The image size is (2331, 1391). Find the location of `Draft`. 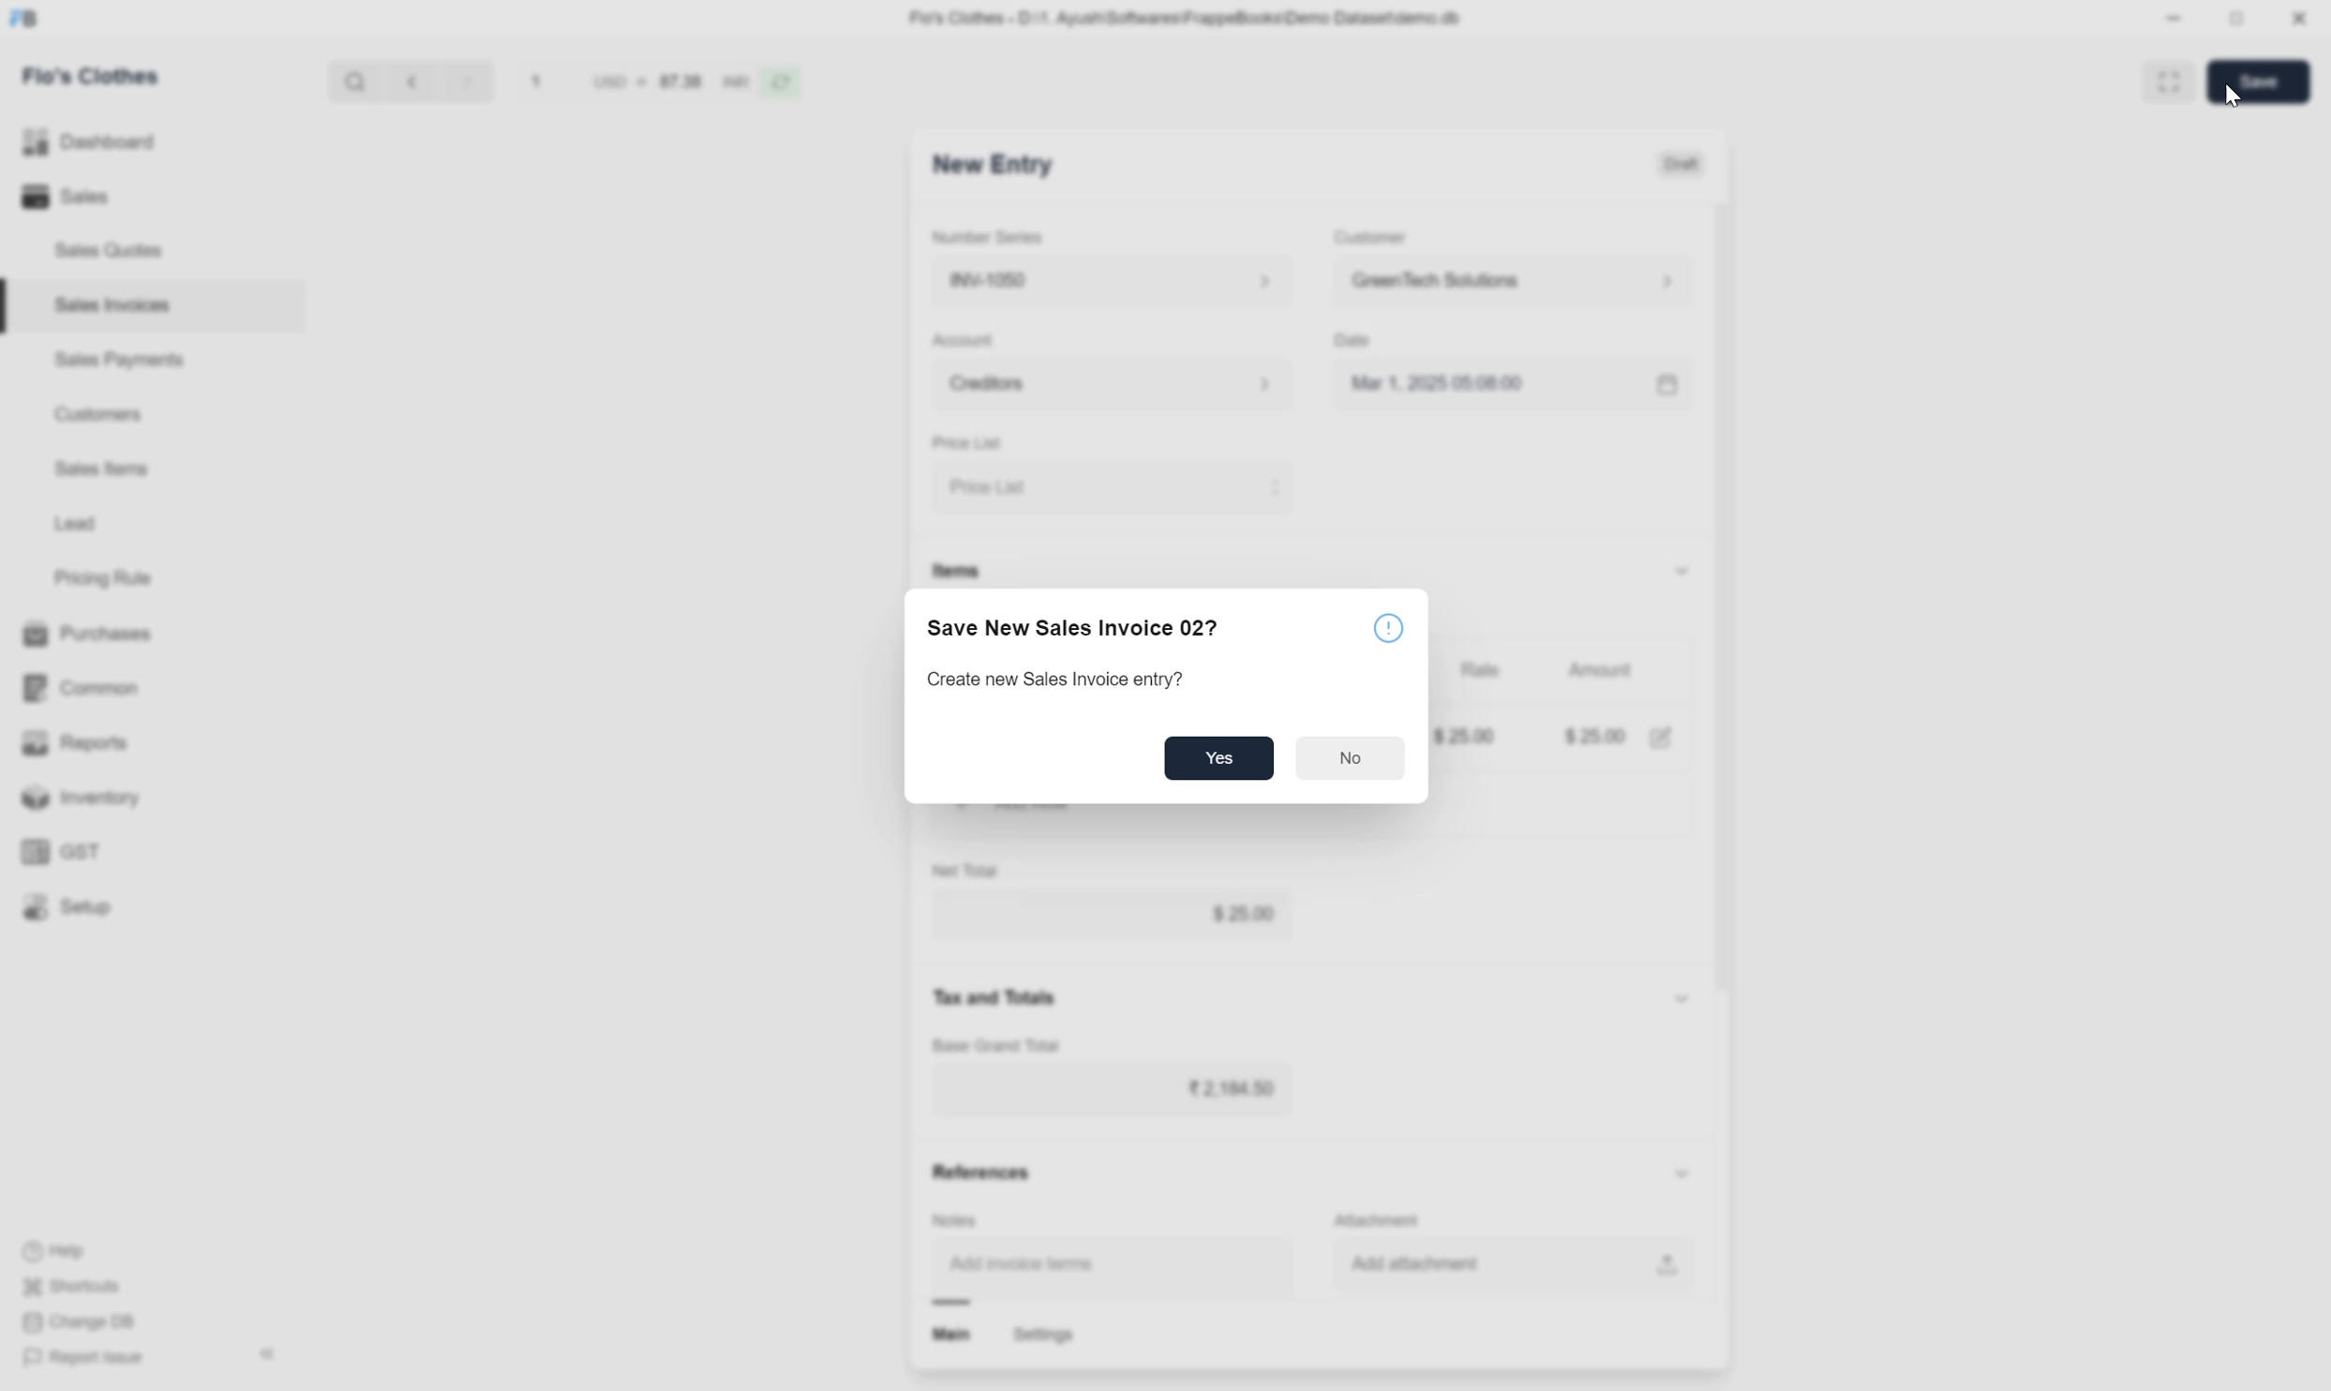

Draft is located at coordinates (1681, 165).